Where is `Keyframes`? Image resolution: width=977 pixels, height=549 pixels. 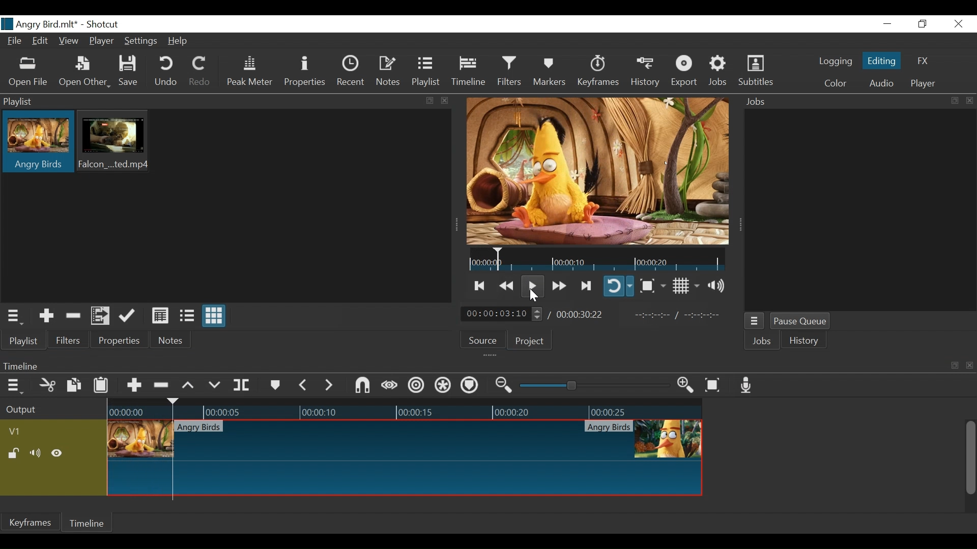
Keyframes is located at coordinates (598, 72).